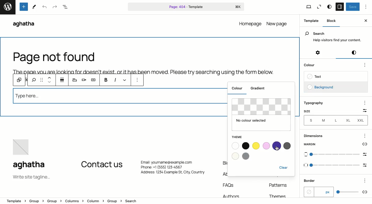 This screenshot has height=204, width=372. Describe the element at coordinates (24, 6) in the screenshot. I see `Tools` at that location.